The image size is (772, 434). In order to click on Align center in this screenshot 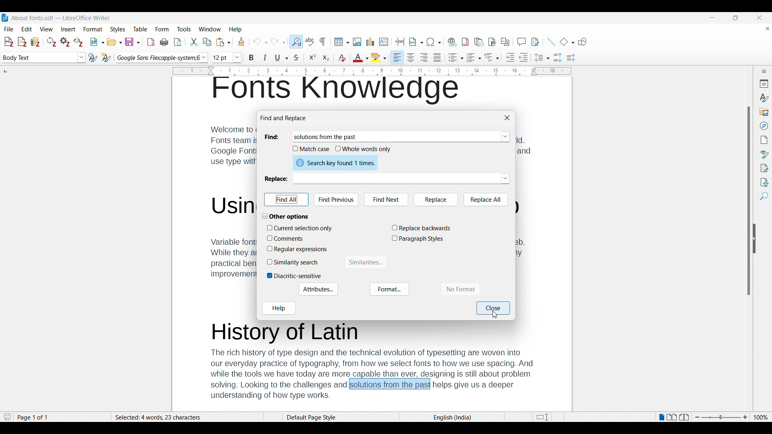, I will do `click(411, 57)`.